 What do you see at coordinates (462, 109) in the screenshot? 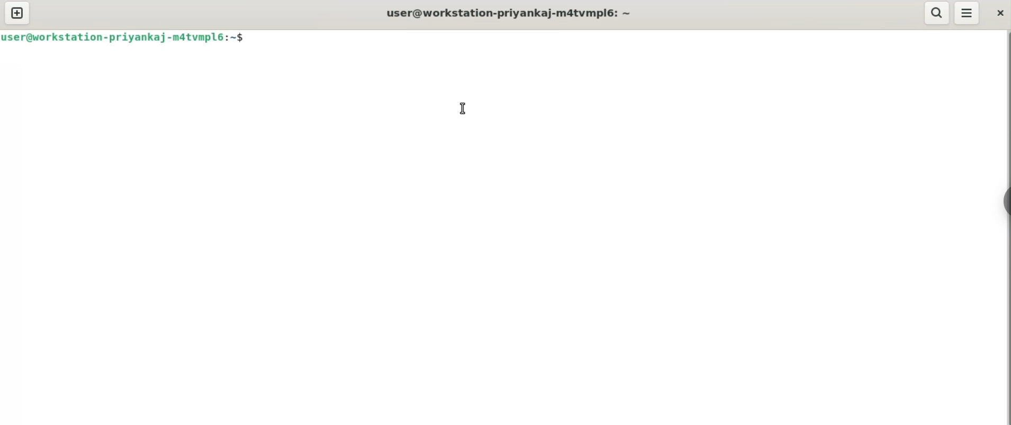
I see `cursor` at bounding box center [462, 109].